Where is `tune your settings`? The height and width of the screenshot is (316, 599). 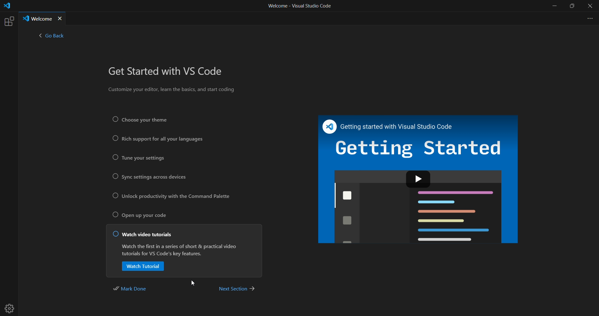
tune your settings is located at coordinates (142, 158).